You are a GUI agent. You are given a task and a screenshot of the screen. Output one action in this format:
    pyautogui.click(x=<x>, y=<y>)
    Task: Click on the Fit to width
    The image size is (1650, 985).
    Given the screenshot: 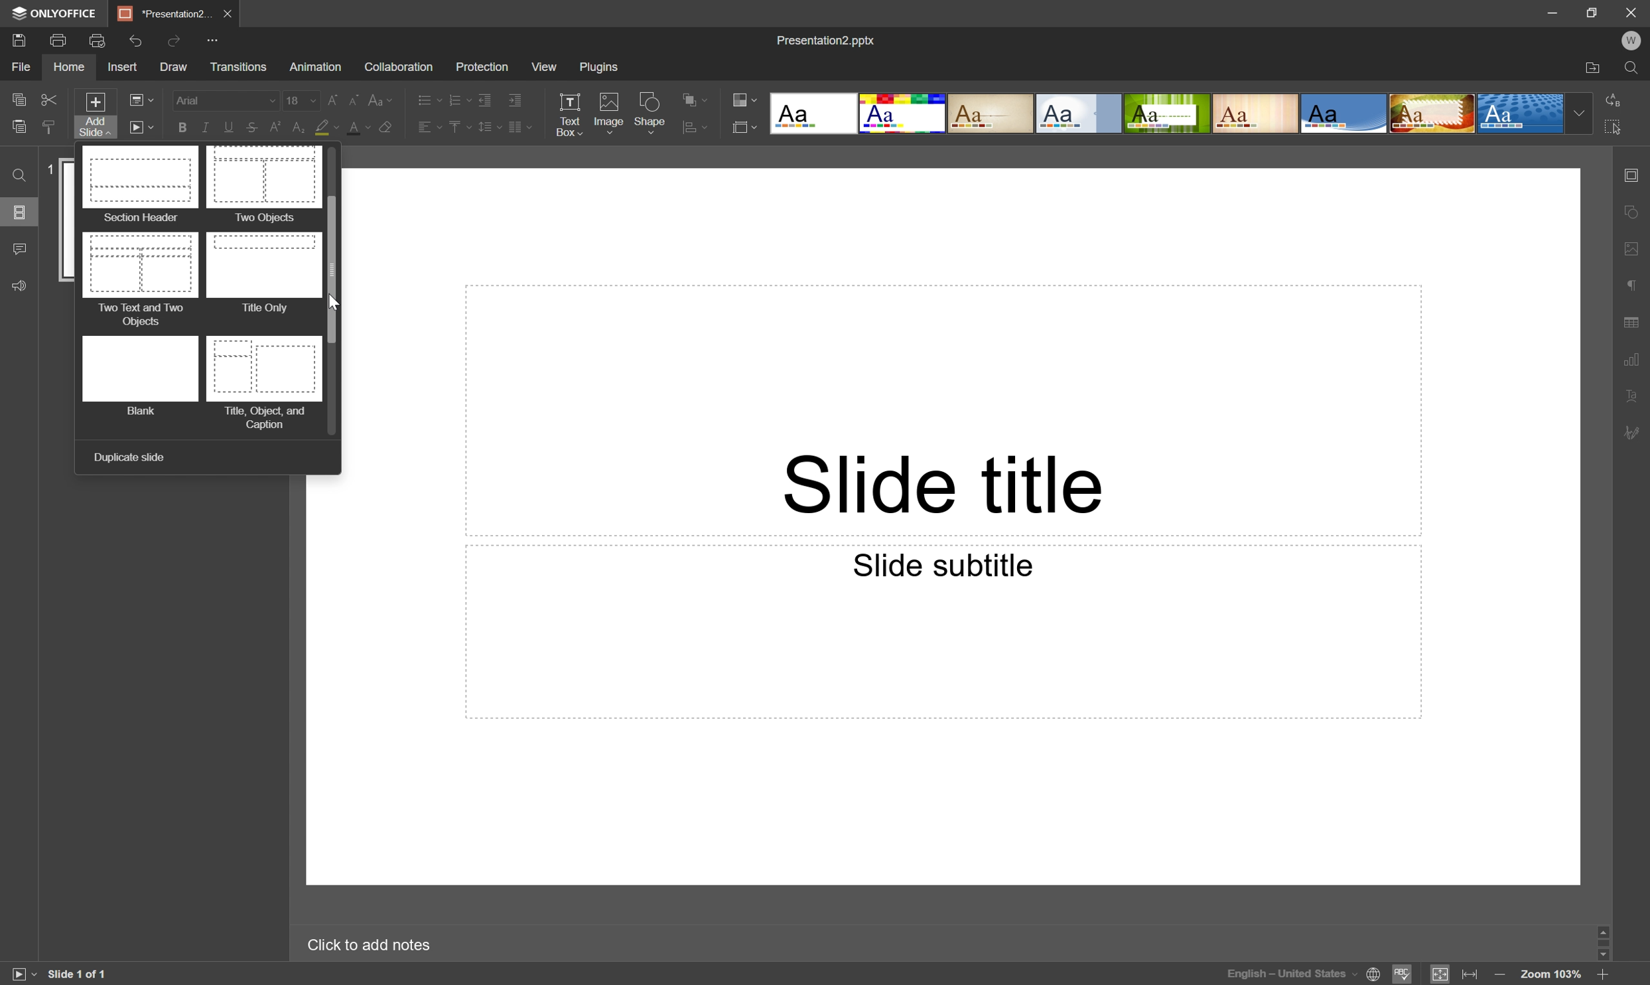 What is the action you would take?
    pyautogui.click(x=1472, y=975)
    